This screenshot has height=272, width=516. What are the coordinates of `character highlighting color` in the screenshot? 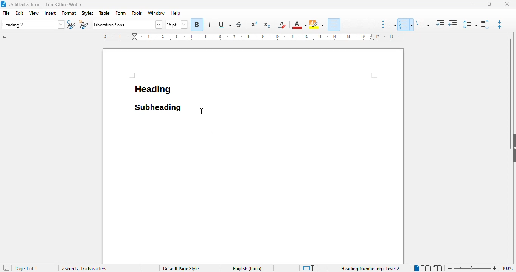 It's located at (317, 25).